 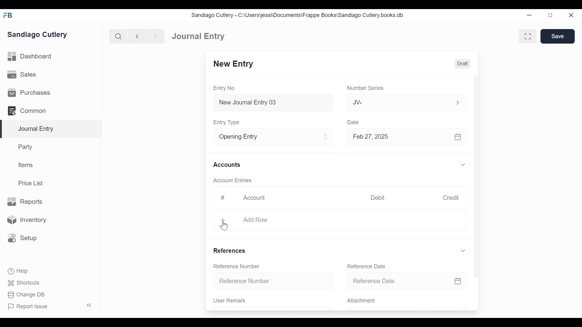 What do you see at coordinates (530, 15) in the screenshot?
I see `Minimize` at bounding box center [530, 15].